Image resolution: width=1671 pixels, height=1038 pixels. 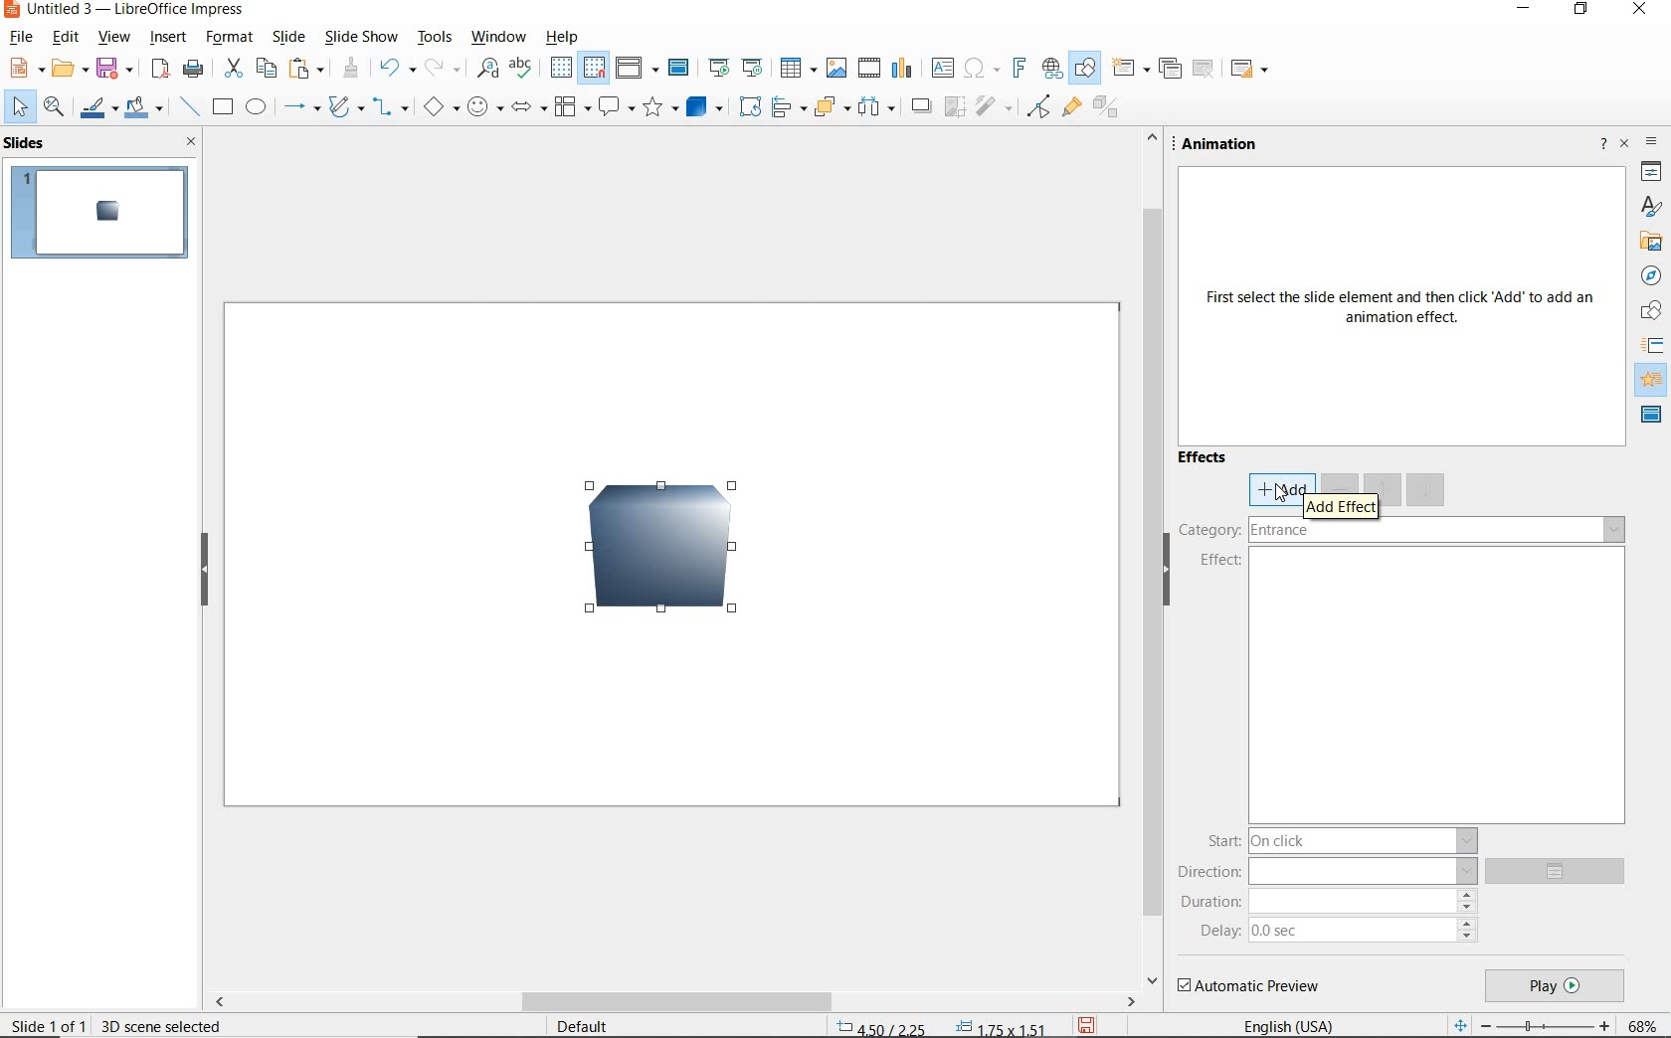 What do you see at coordinates (73, 69) in the screenshot?
I see `open` at bounding box center [73, 69].